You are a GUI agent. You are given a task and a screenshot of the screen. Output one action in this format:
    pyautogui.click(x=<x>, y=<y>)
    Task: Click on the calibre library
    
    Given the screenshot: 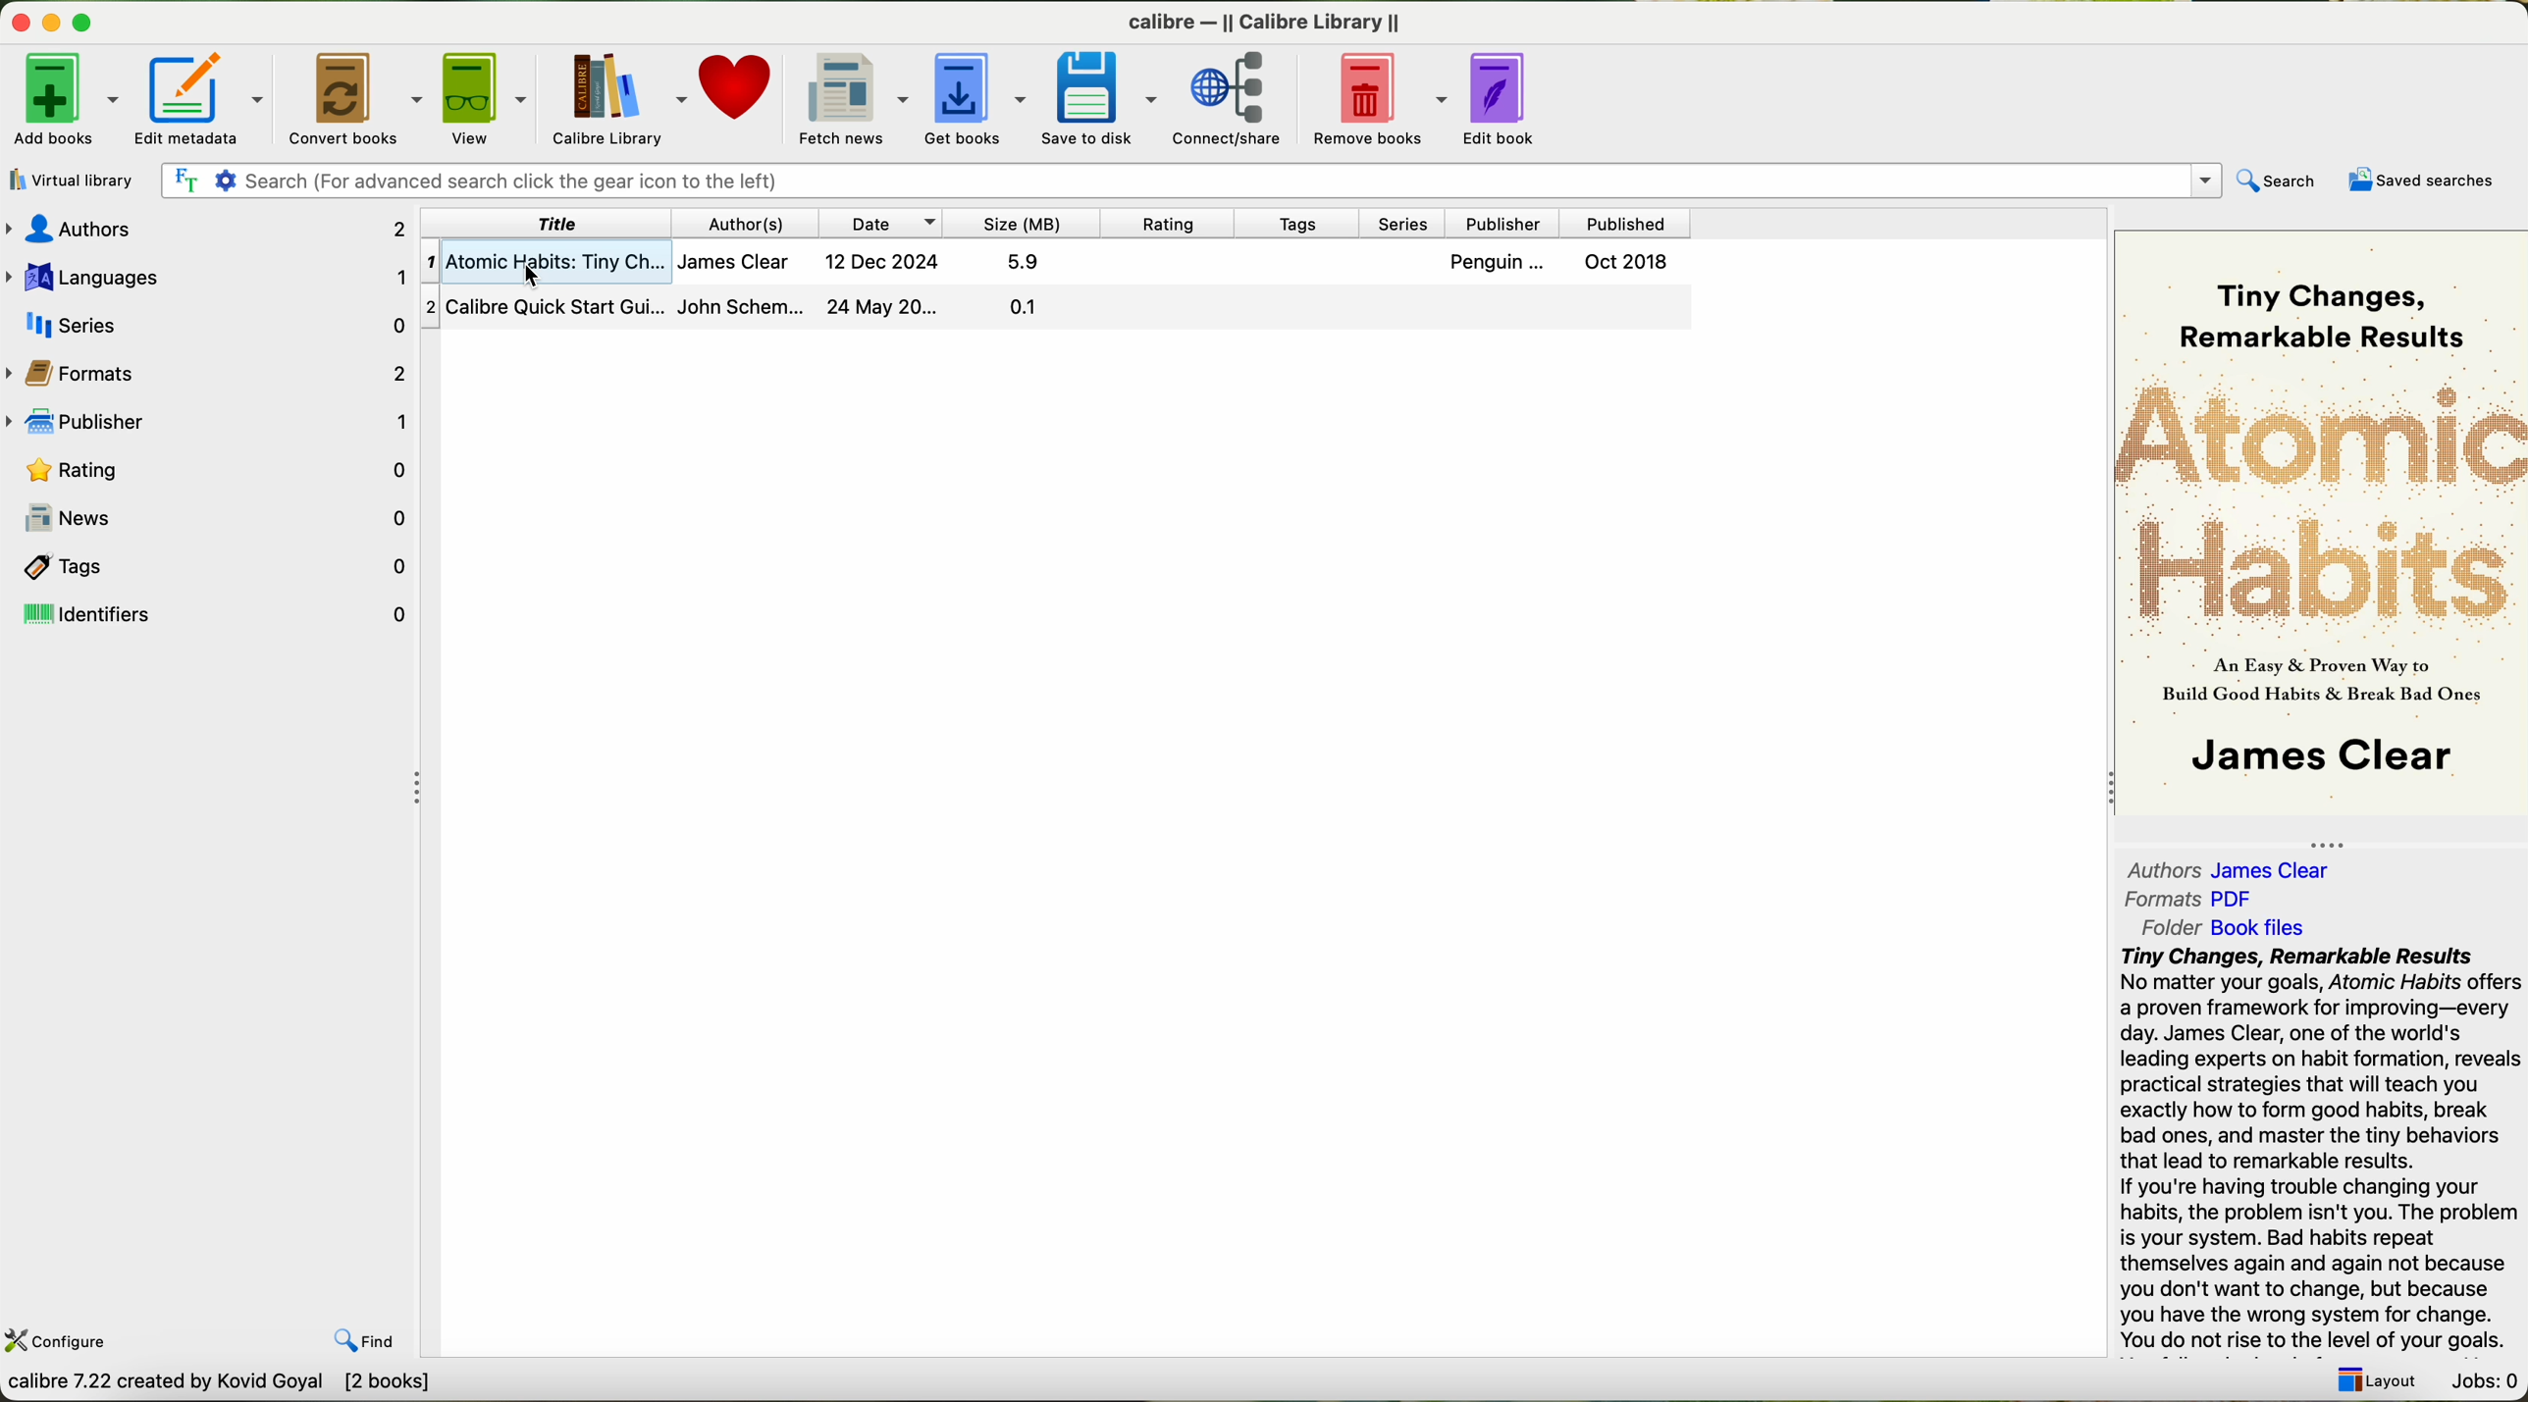 What is the action you would take?
    pyautogui.click(x=619, y=99)
    